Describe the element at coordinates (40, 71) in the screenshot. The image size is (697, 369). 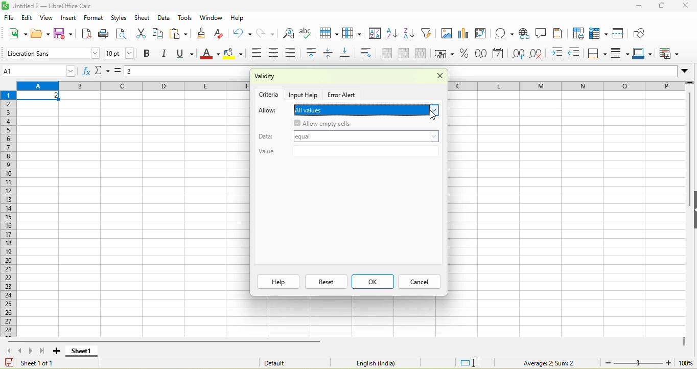
I see `name box` at that location.